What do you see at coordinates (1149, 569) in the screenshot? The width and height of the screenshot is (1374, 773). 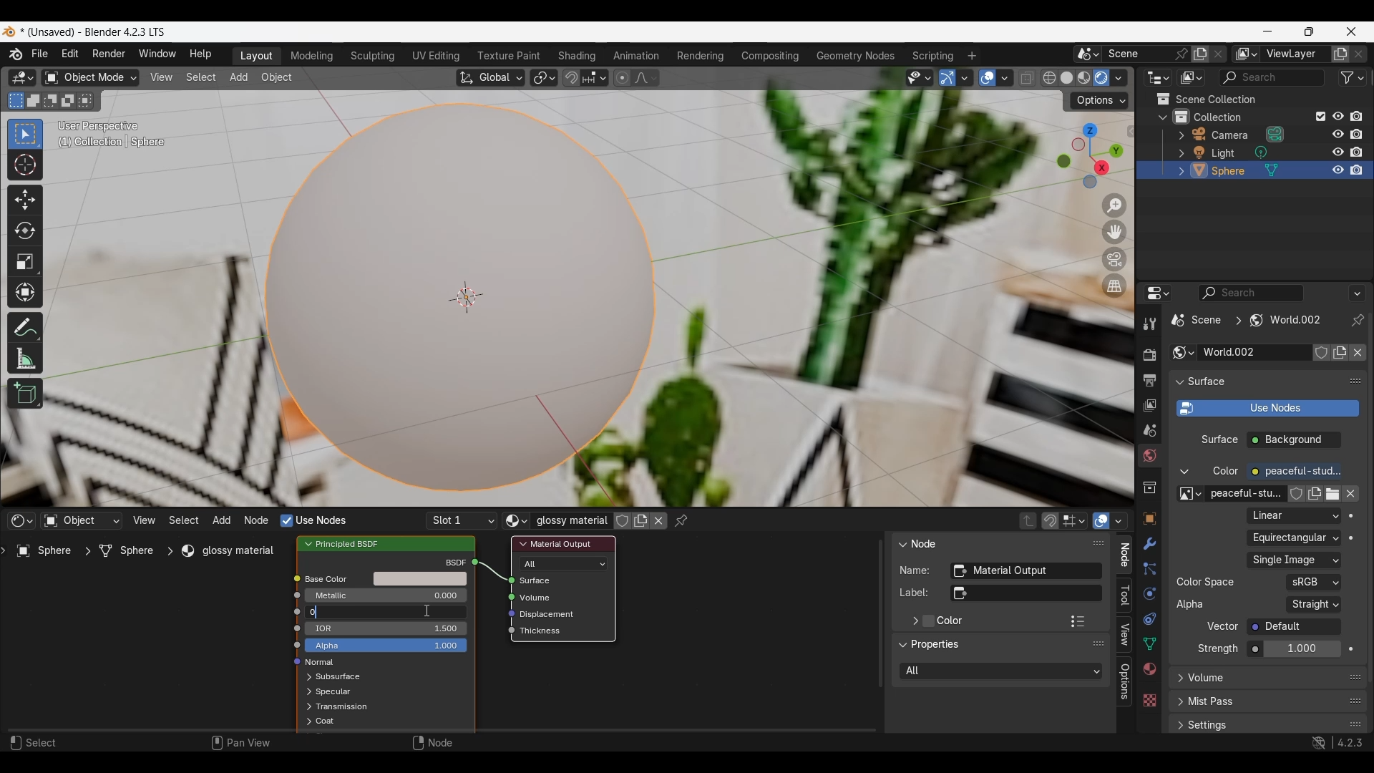 I see `Particle properties` at bounding box center [1149, 569].